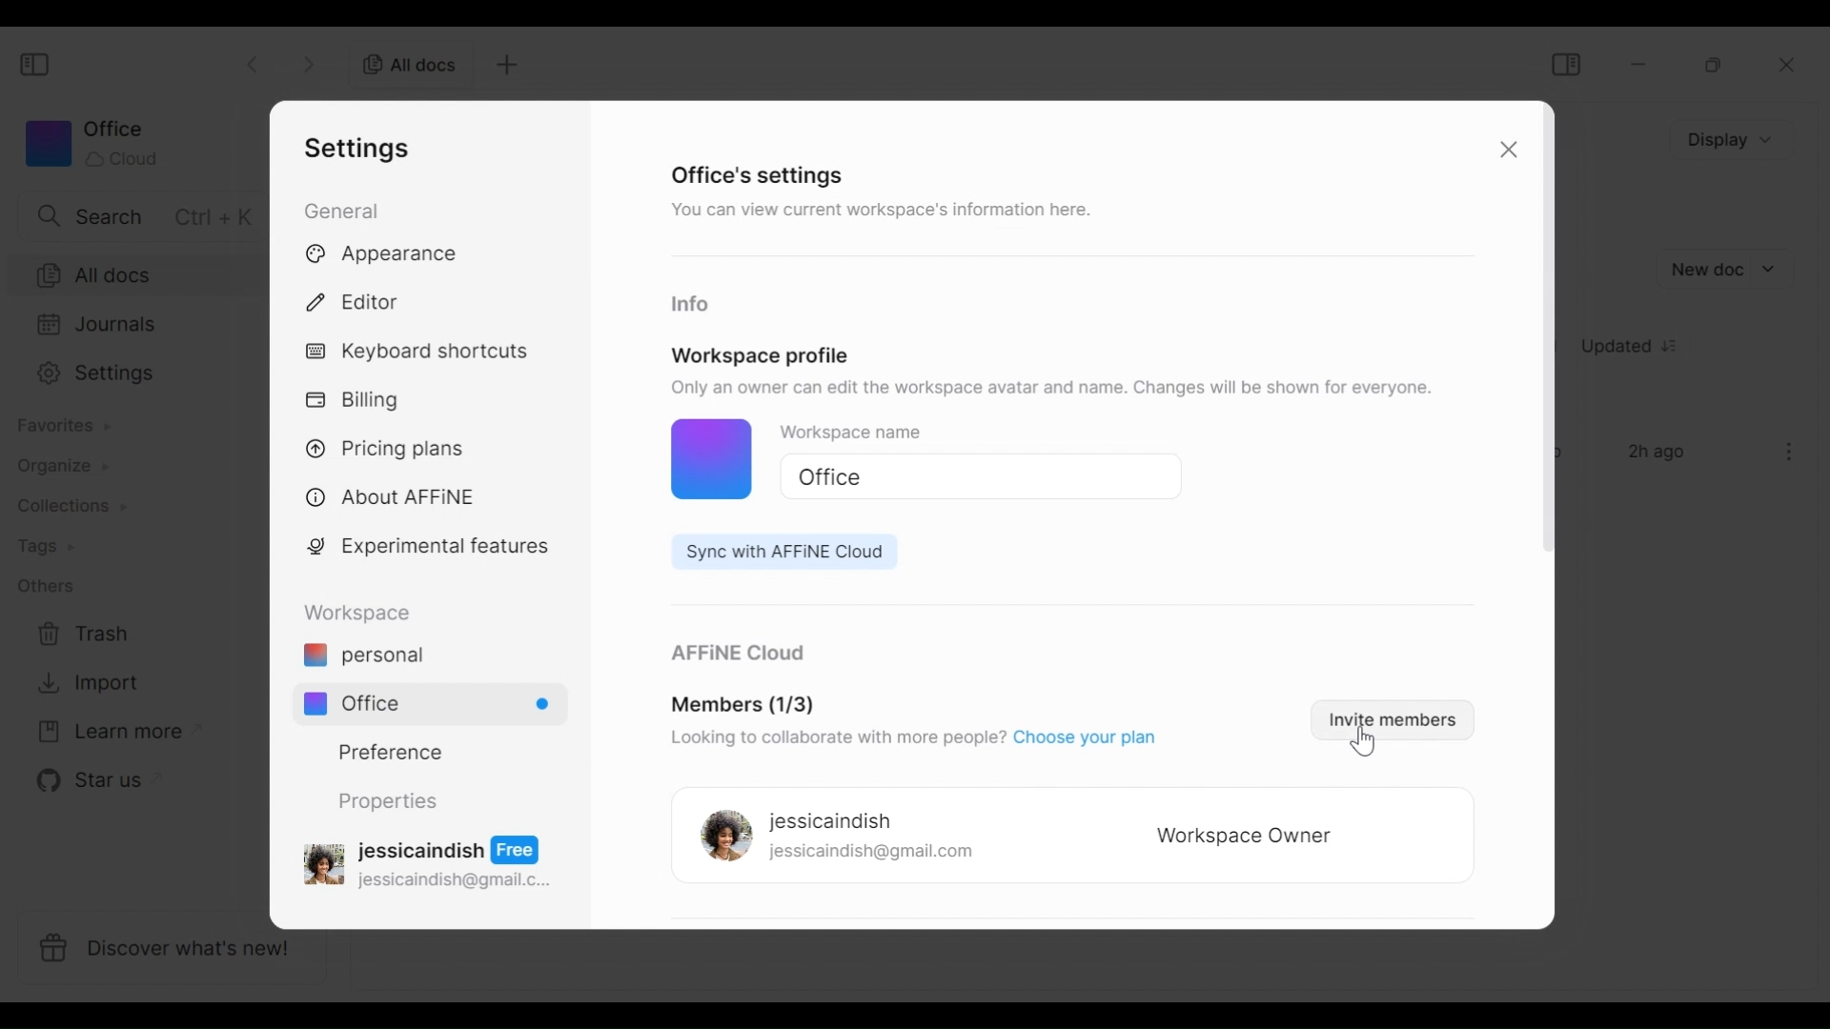 This screenshot has width=1830, height=1029. Describe the element at coordinates (1245, 837) in the screenshot. I see `Workspace Owner` at that location.